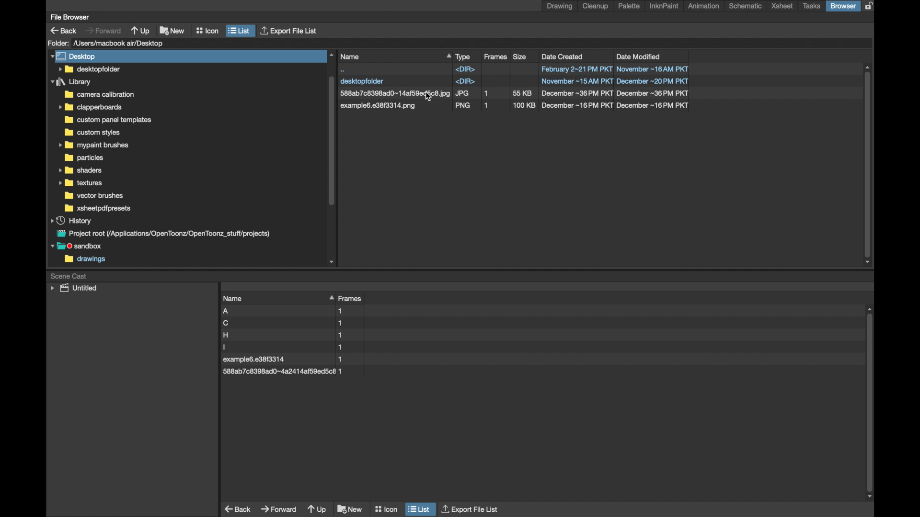 This screenshot has width=920, height=517. What do you see at coordinates (812, 6) in the screenshot?
I see `tasks` at bounding box center [812, 6].